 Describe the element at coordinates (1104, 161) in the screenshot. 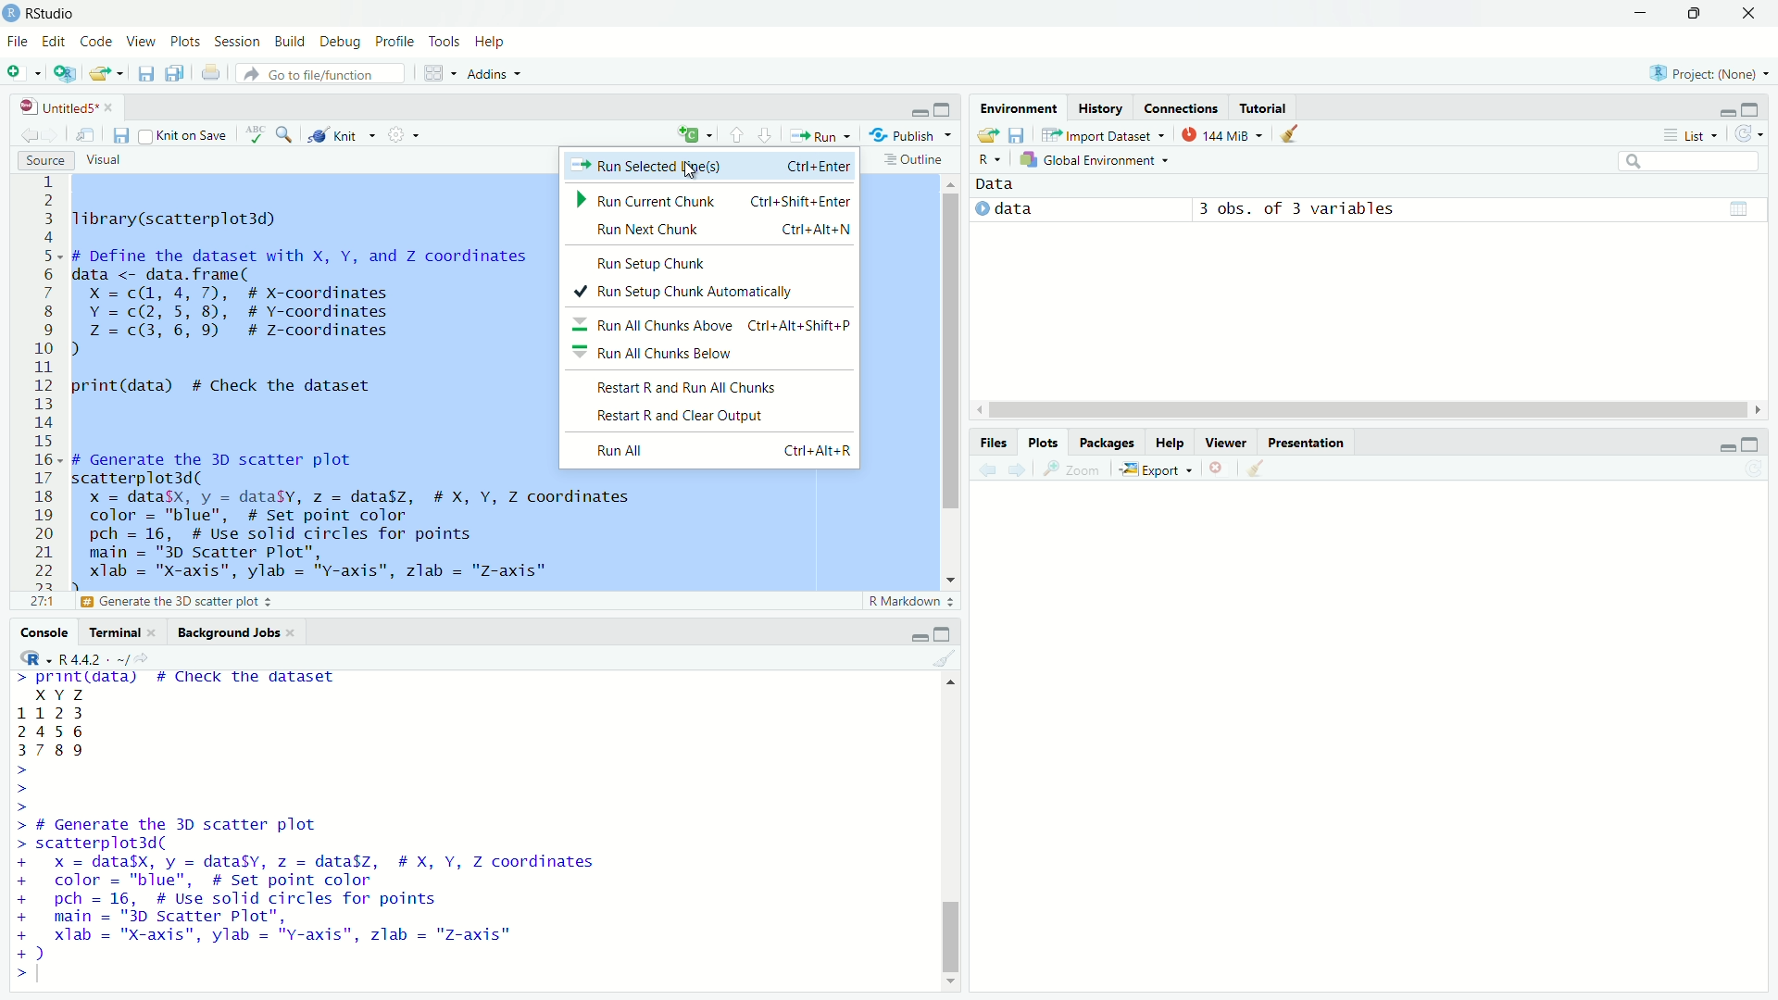

I see `global environment` at that location.